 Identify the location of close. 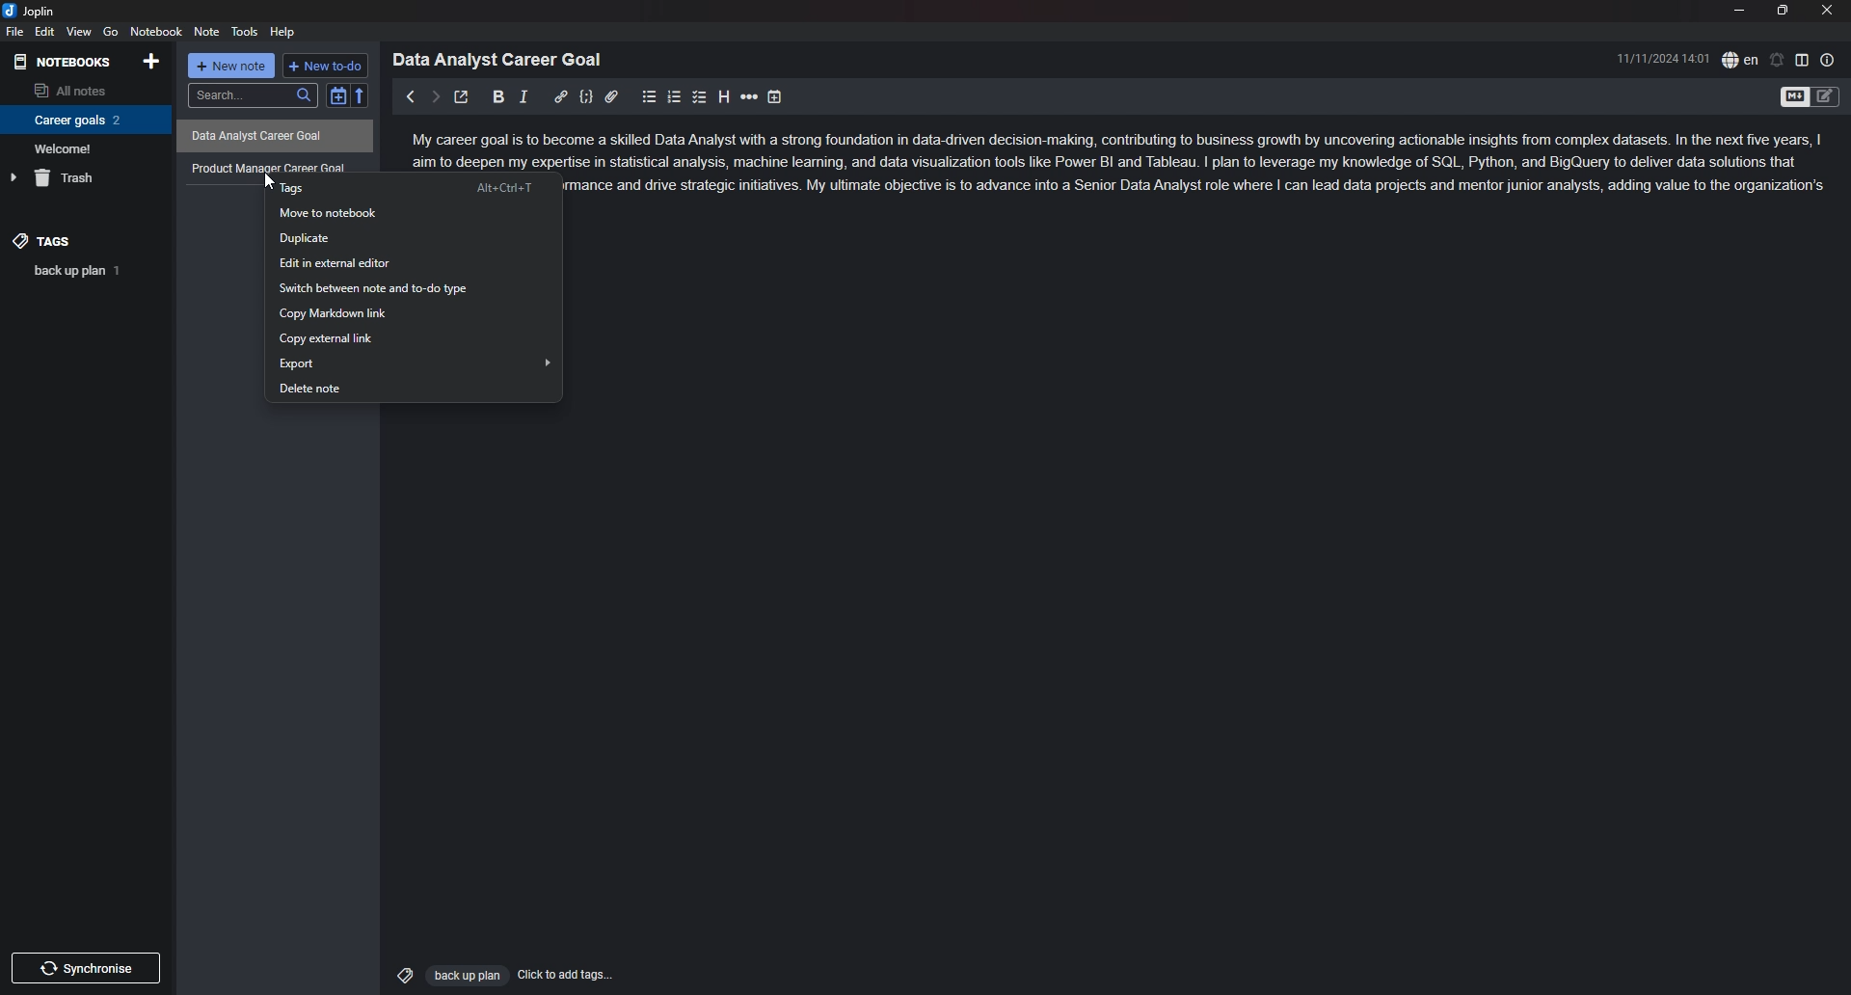
(1827, 10).